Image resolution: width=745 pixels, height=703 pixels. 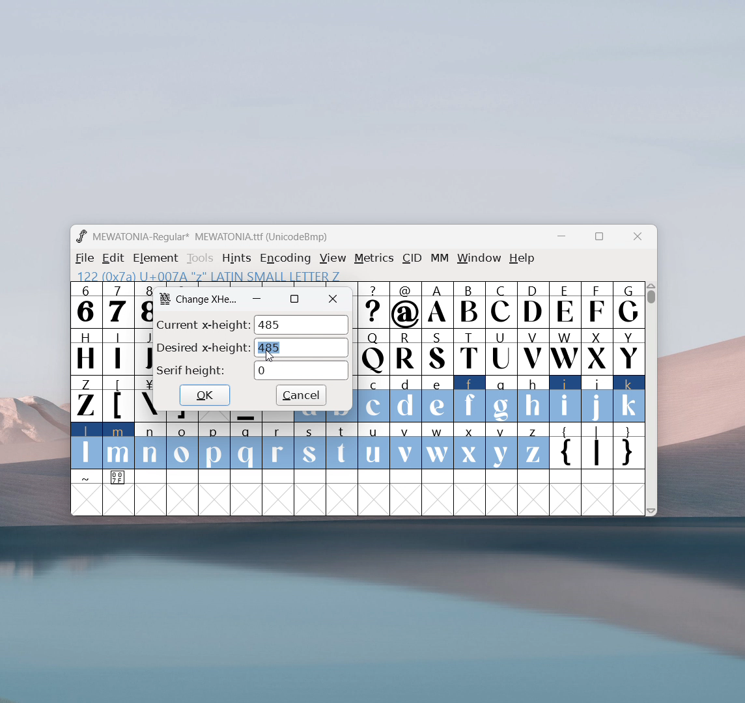 What do you see at coordinates (203, 324) in the screenshot?
I see `current x-height:` at bounding box center [203, 324].